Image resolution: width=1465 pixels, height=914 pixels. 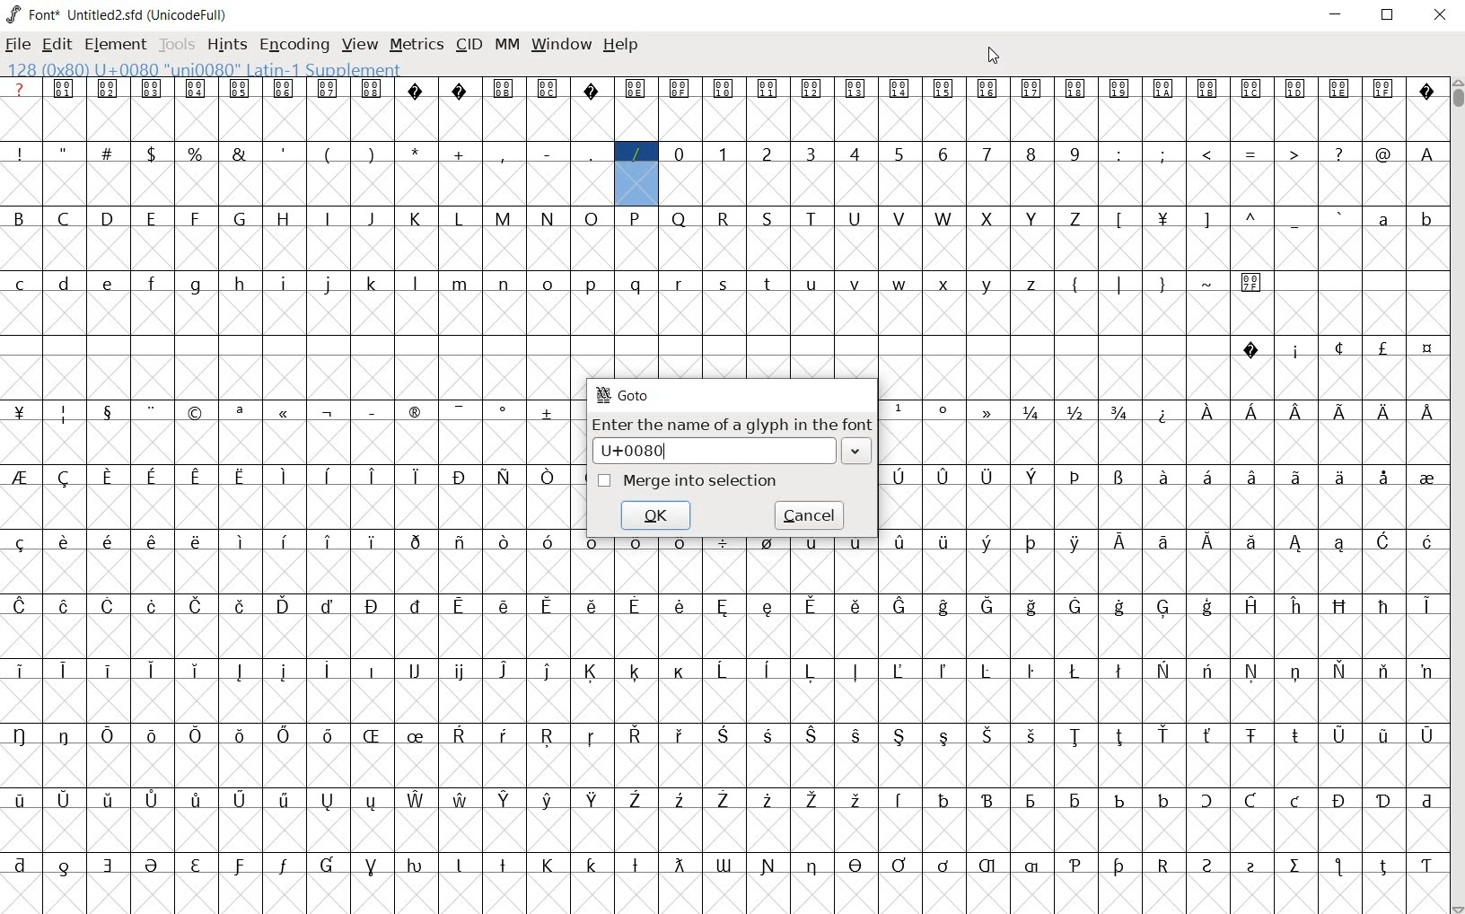 What do you see at coordinates (108, 477) in the screenshot?
I see `glyph` at bounding box center [108, 477].